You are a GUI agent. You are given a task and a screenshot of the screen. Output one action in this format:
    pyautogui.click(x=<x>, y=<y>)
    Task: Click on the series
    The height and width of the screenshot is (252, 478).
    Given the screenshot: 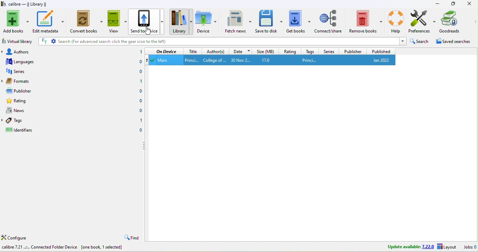 What is the action you would take?
    pyautogui.click(x=63, y=71)
    